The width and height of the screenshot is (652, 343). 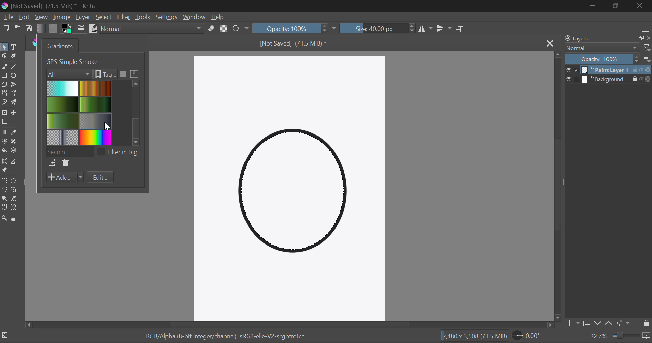 What do you see at coordinates (108, 127) in the screenshot?
I see `cursor` at bounding box center [108, 127].